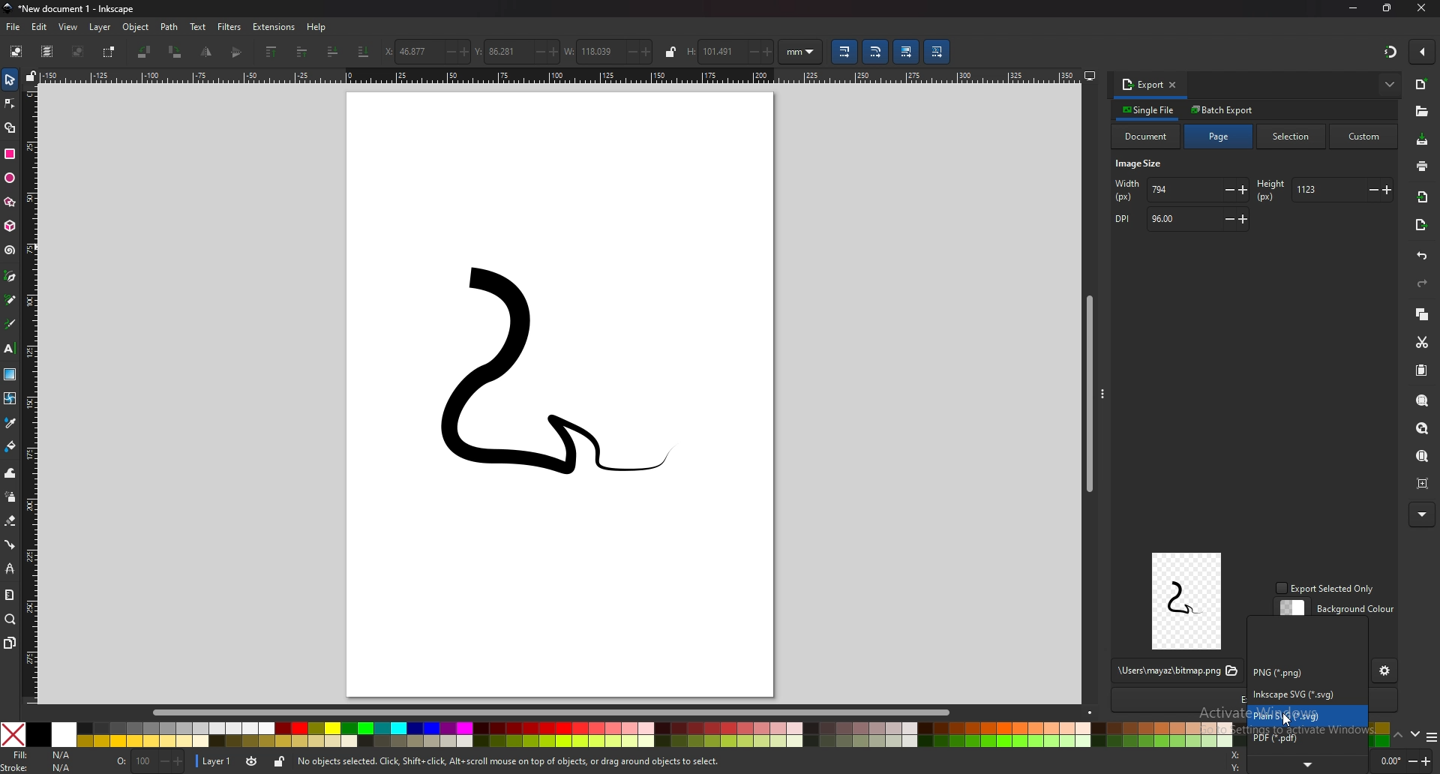  What do you see at coordinates (32, 75) in the screenshot?
I see `lock guides` at bounding box center [32, 75].